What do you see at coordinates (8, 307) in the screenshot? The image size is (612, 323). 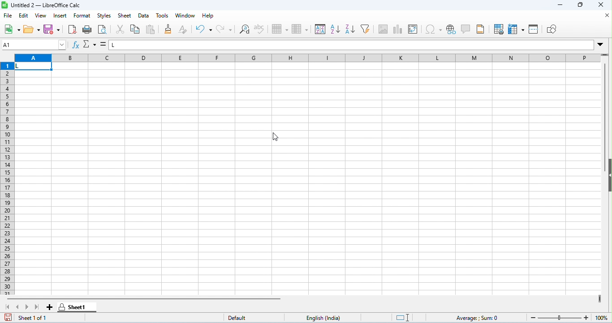 I see `first sheet` at bounding box center [8, 307].